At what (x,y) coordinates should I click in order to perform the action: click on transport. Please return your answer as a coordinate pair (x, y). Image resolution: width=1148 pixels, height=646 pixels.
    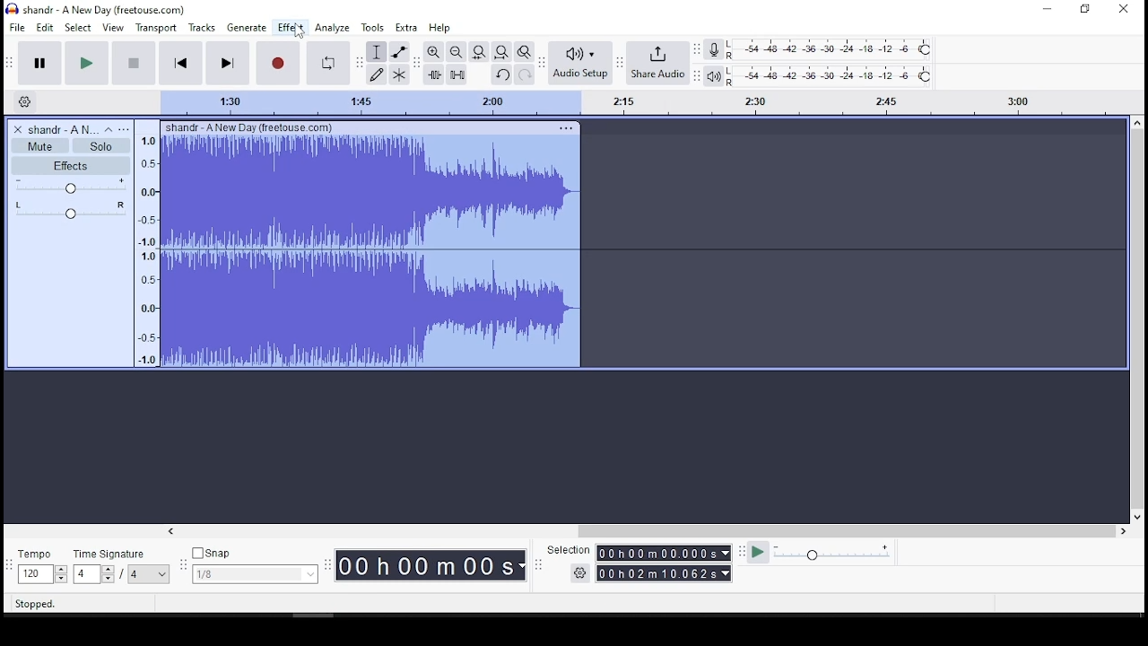
    Looking at the image, I should click on (156, 27).